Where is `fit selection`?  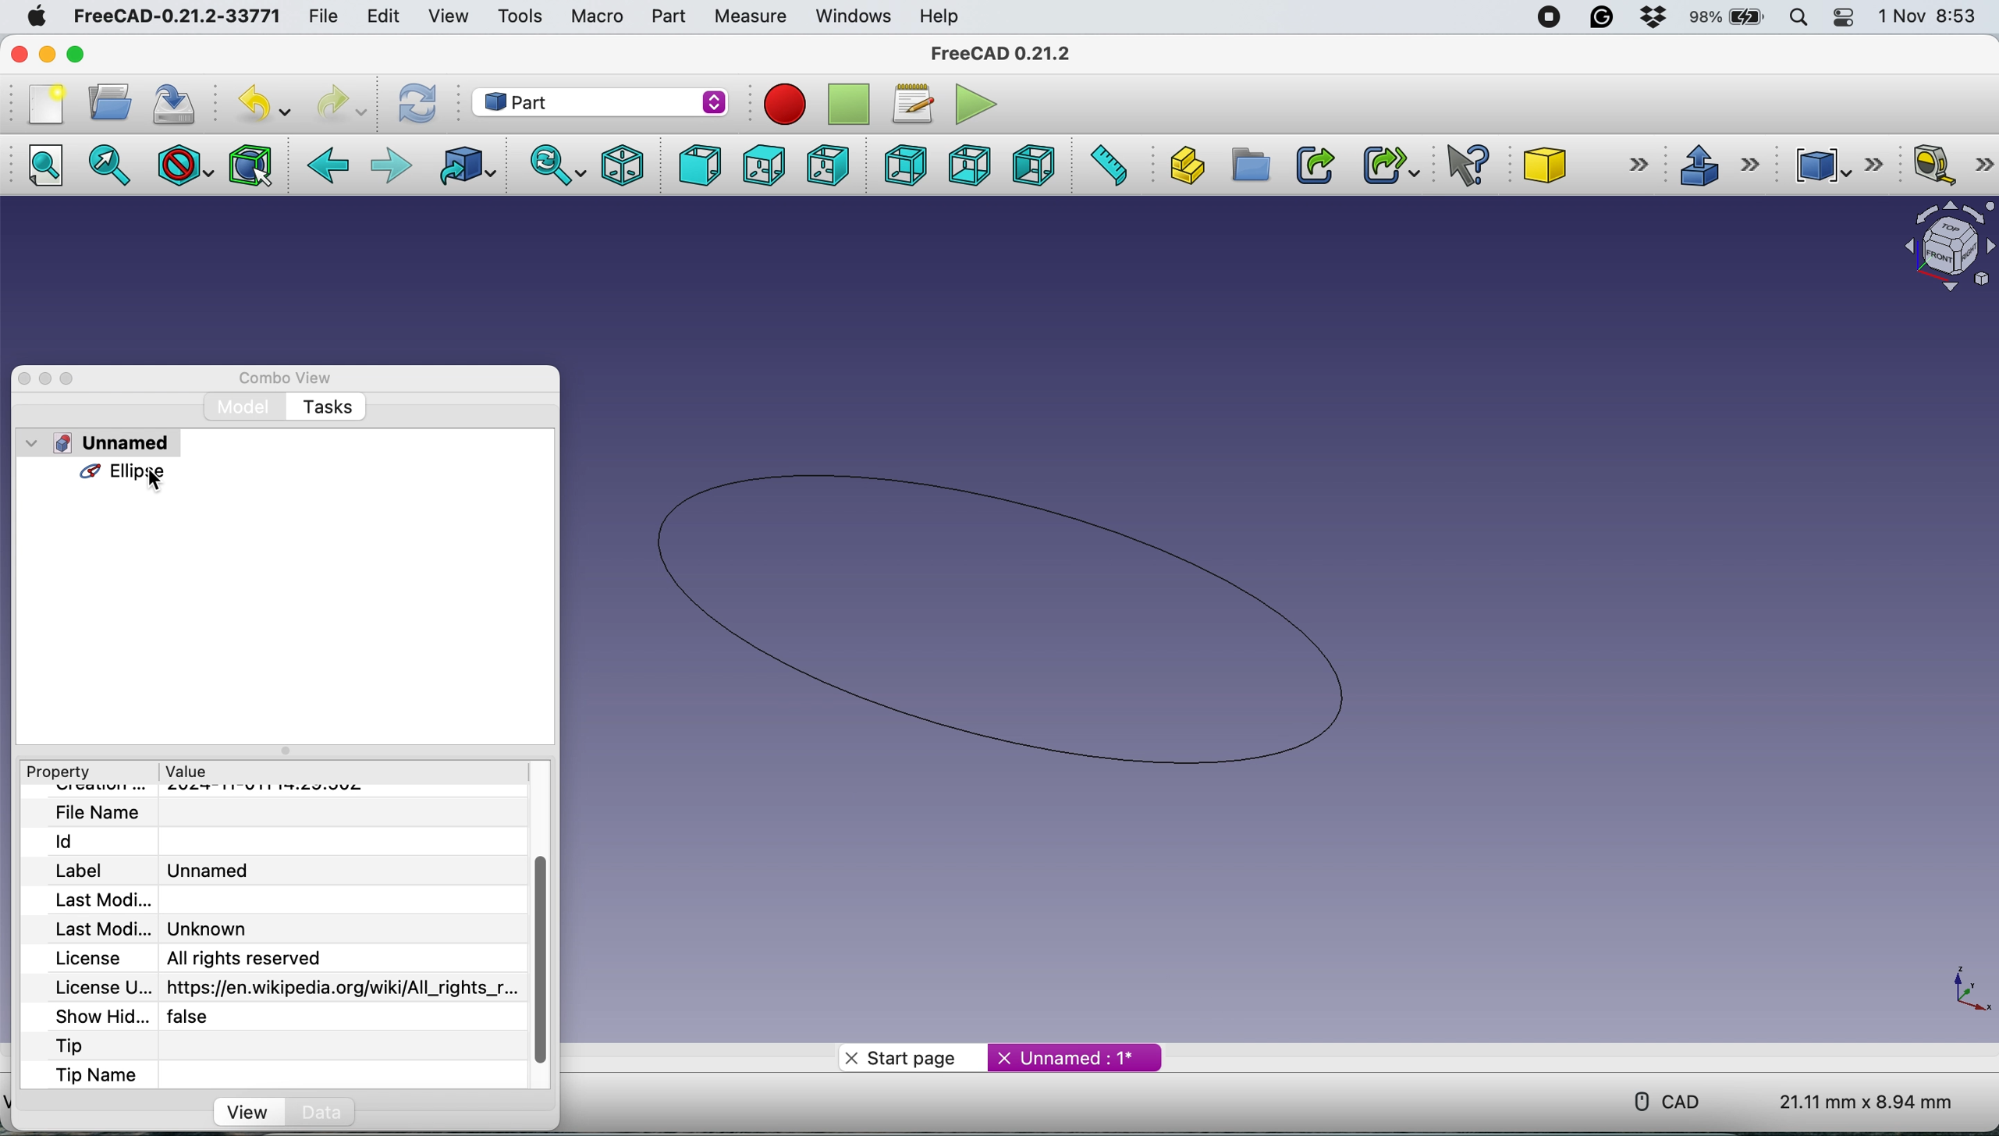
fit selection is located at coordinates (110, 165).